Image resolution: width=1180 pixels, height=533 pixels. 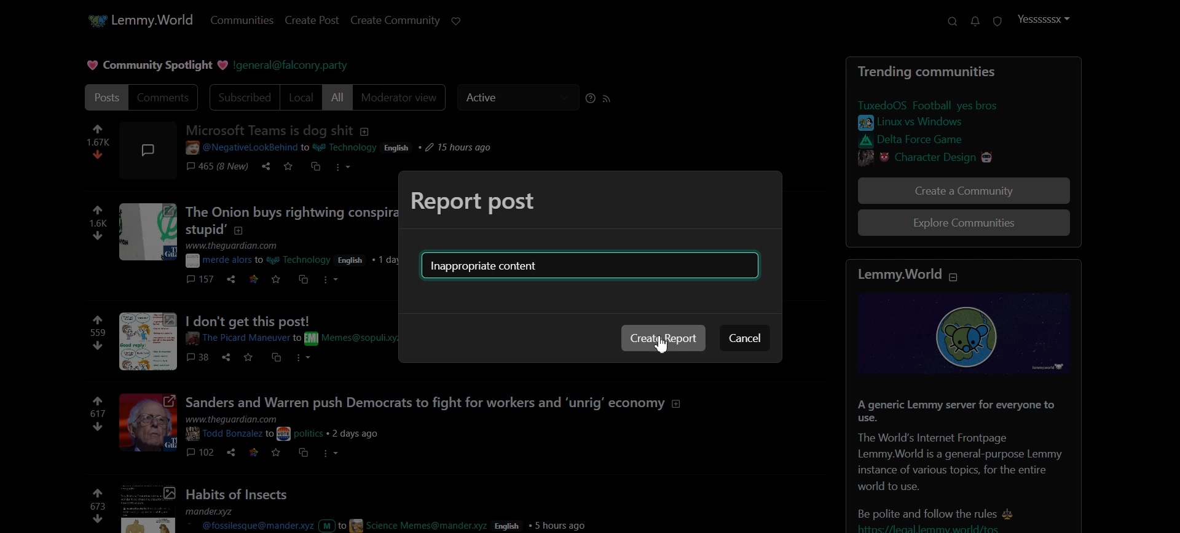 I want to click on more, so click(x=333, y=453).